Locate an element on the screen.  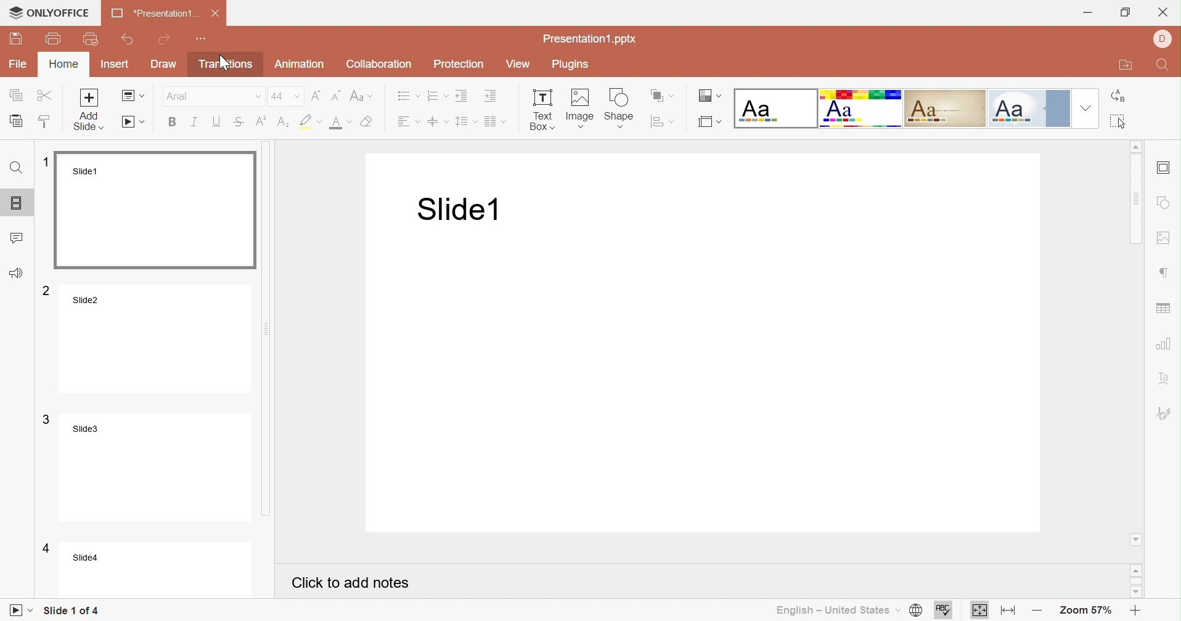
Bold is located at coordinates (170, 122).